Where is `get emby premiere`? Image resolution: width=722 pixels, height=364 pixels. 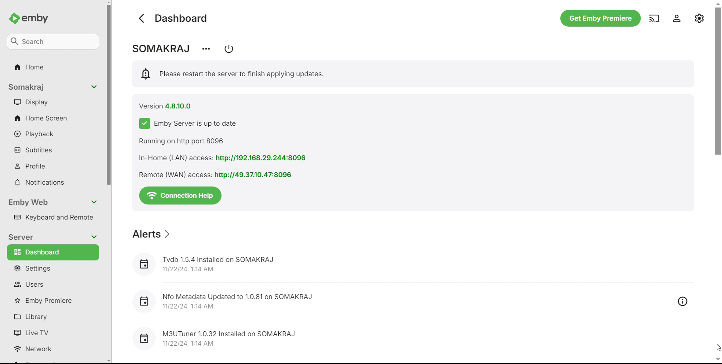
get emby premiere is located at coordinates (599, 18).